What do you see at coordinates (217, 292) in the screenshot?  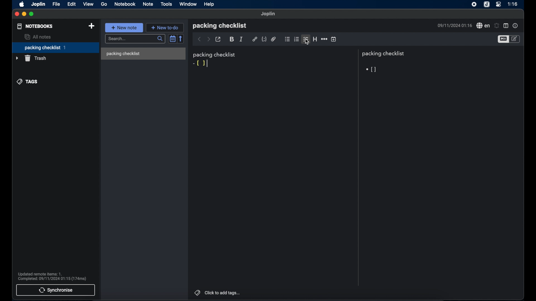 I see `click to add tags` at bounding box center [217, 292].